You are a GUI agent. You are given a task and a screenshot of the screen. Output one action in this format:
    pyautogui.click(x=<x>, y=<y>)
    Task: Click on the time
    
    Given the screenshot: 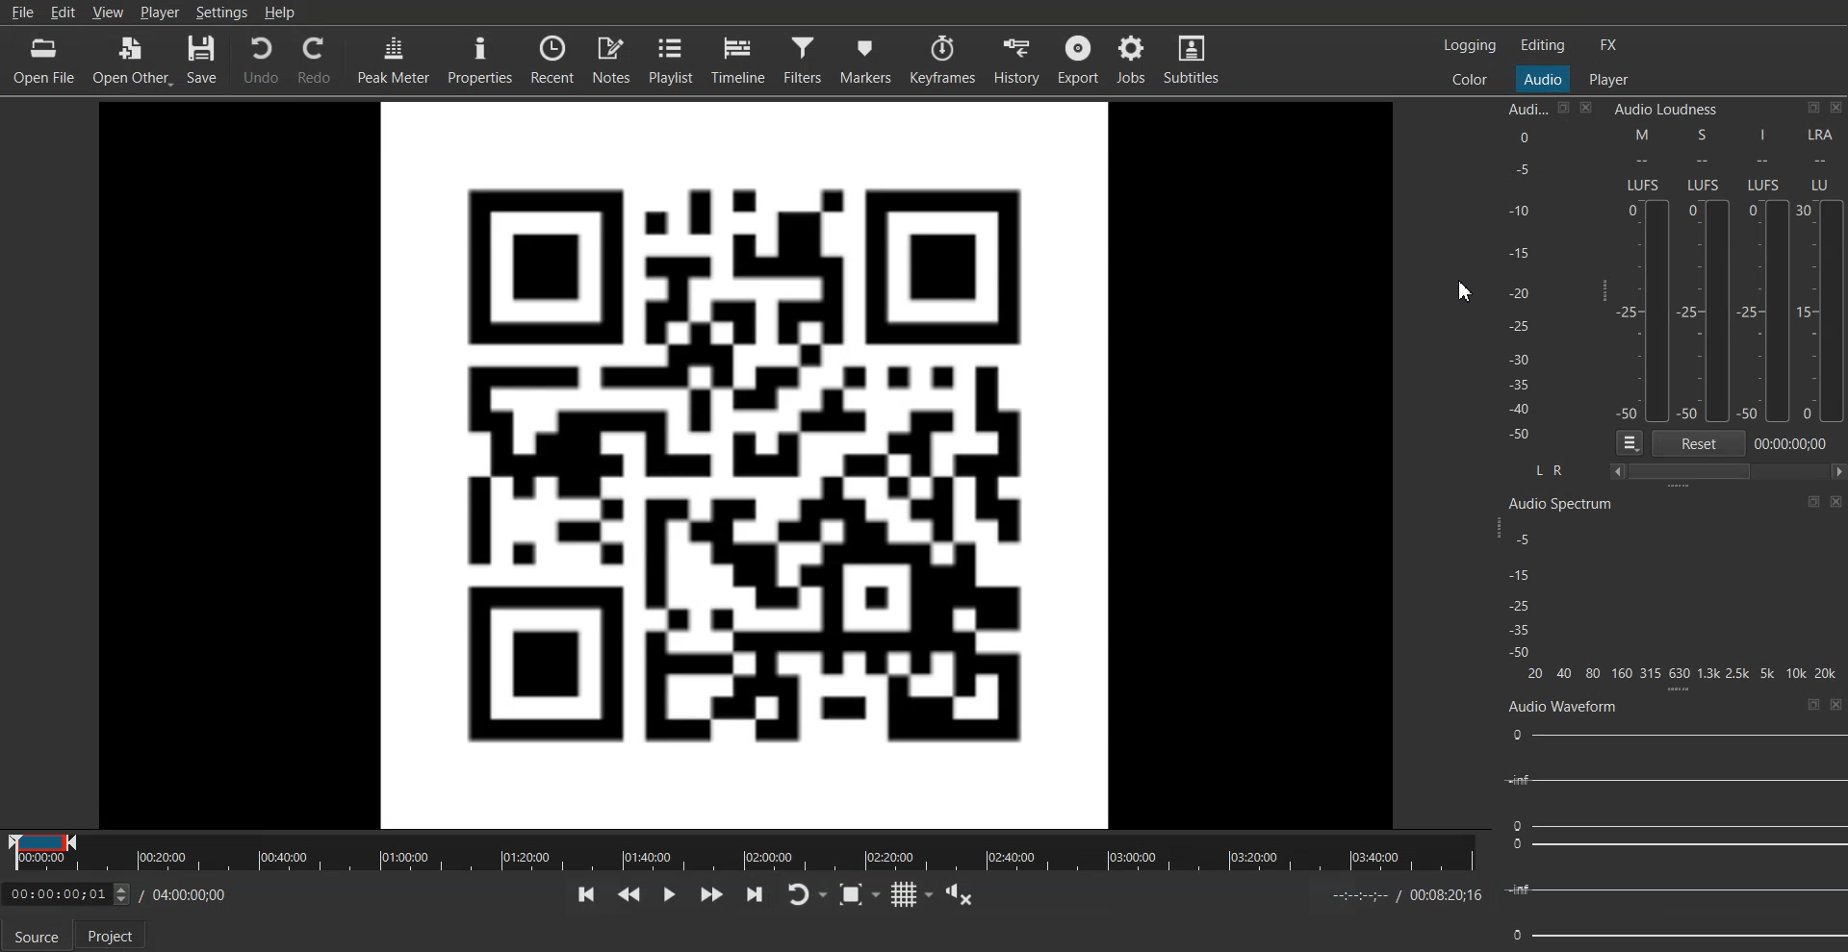 What is the action you would take?
    pyautogui.click(x=1797, y=444)
    